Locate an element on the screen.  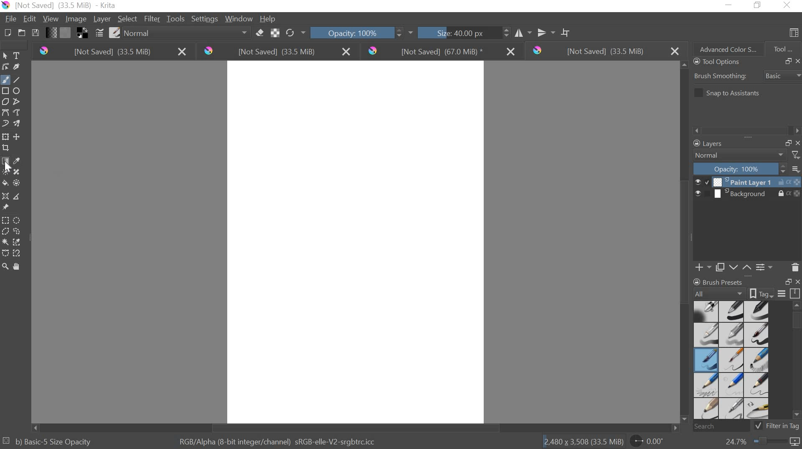
dynamic brush is located at coordinates (5, 123).